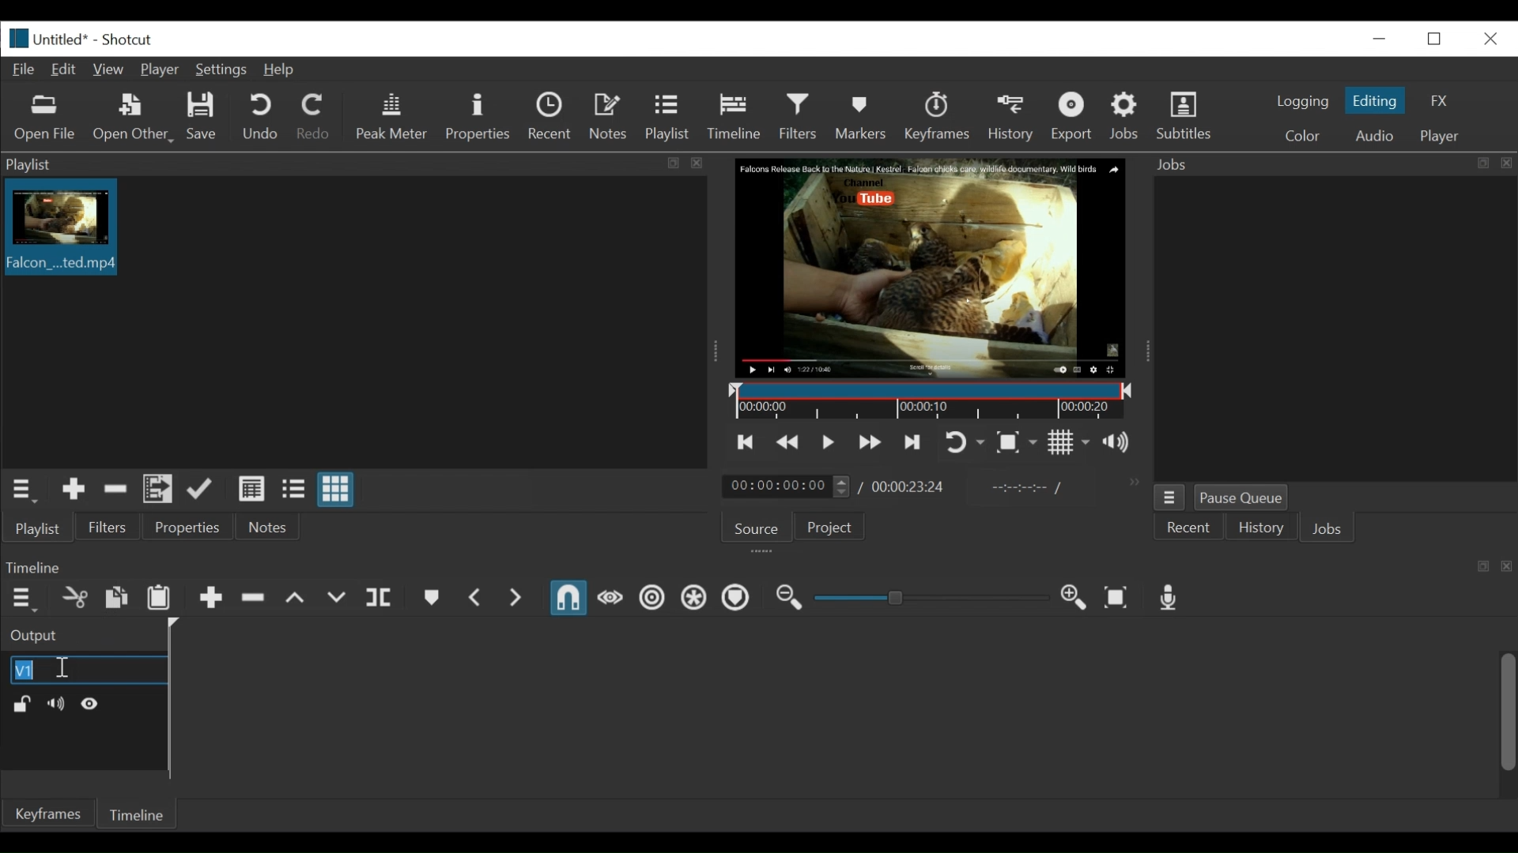 The height and width of the screenshot is (853, 1518). What do you see at coordinates (40, 529) in the screenshot?
I see `Playlist` at bounding box center [40, 529].